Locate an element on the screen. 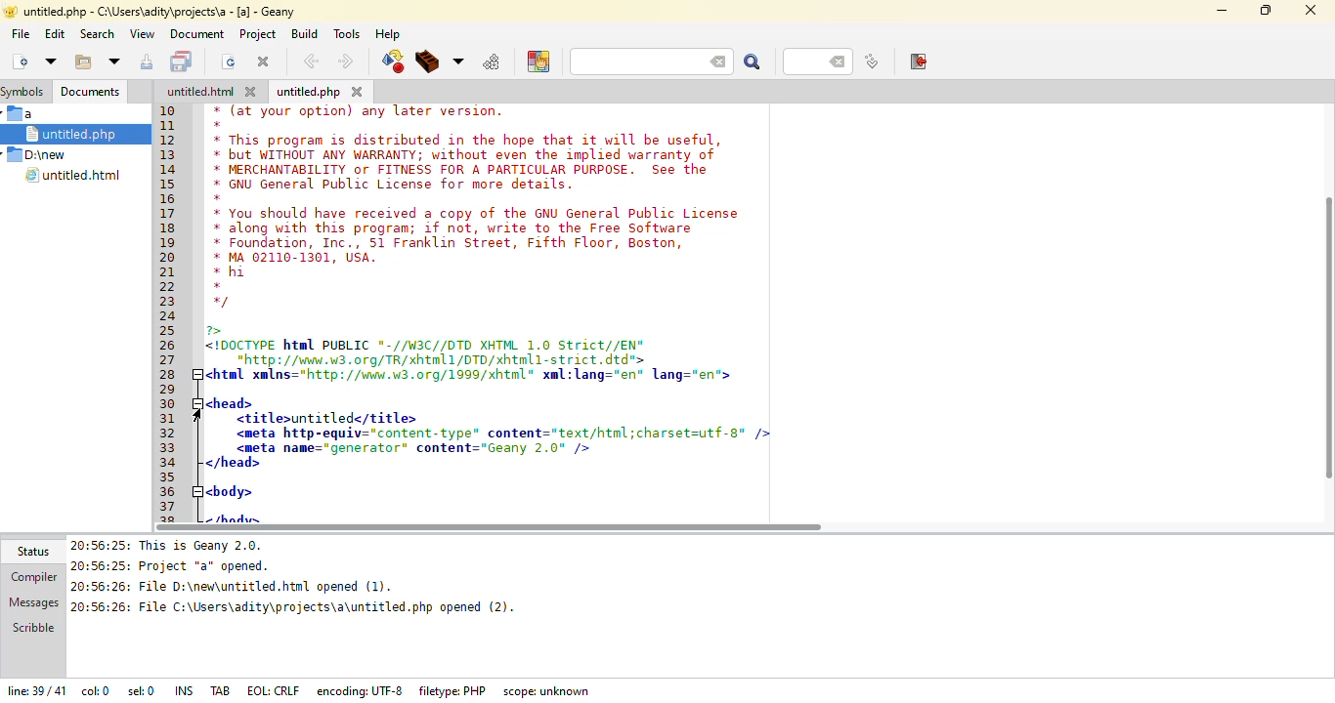  build is located at coordinates (305, 35).